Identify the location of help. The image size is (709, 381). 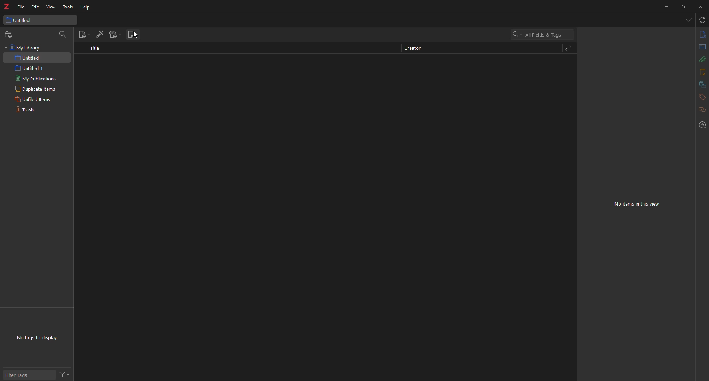
(88, 7).